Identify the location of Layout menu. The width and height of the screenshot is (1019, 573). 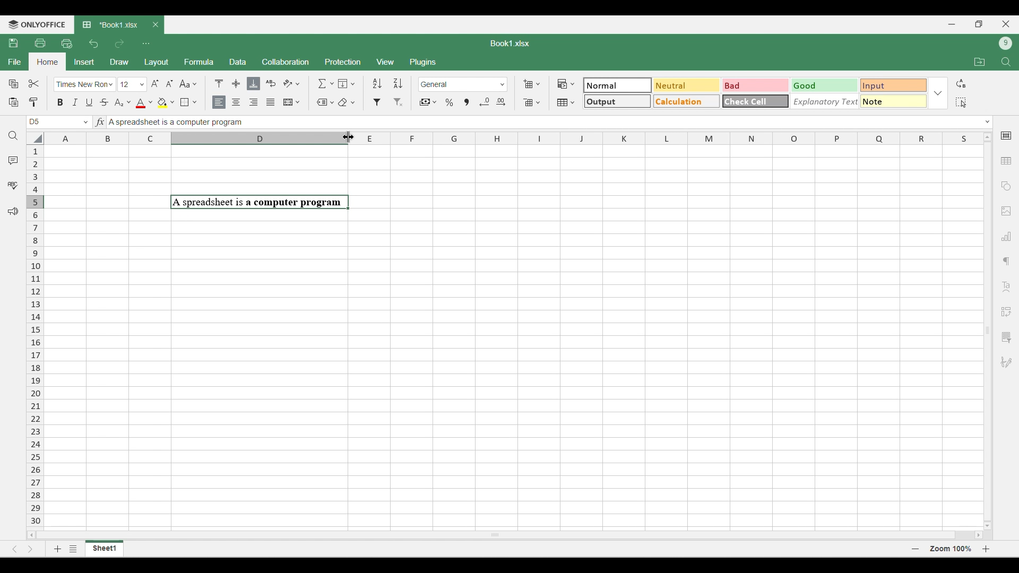
(157, 63).